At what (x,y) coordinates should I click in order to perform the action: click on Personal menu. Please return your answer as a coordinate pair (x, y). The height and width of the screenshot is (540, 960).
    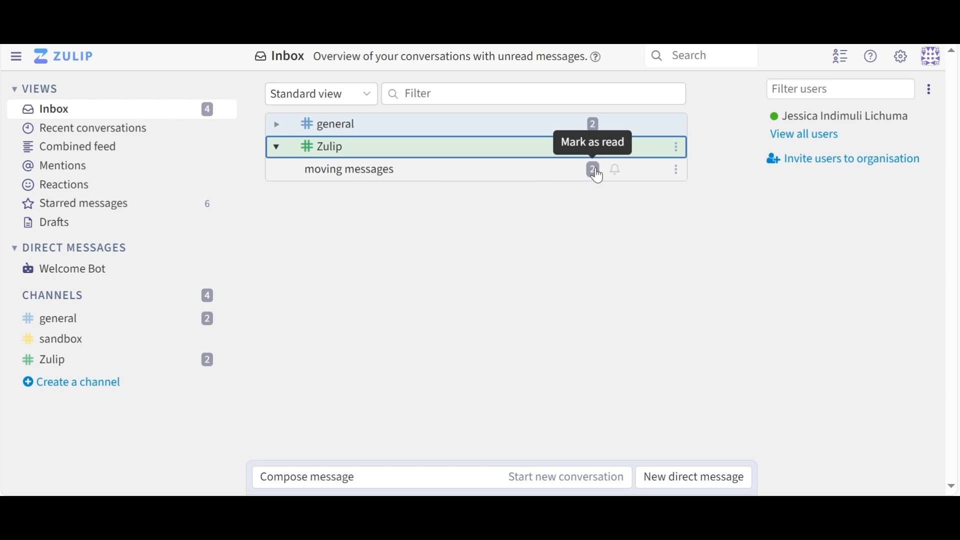
    Looking at the image, I should click on (929, 56).